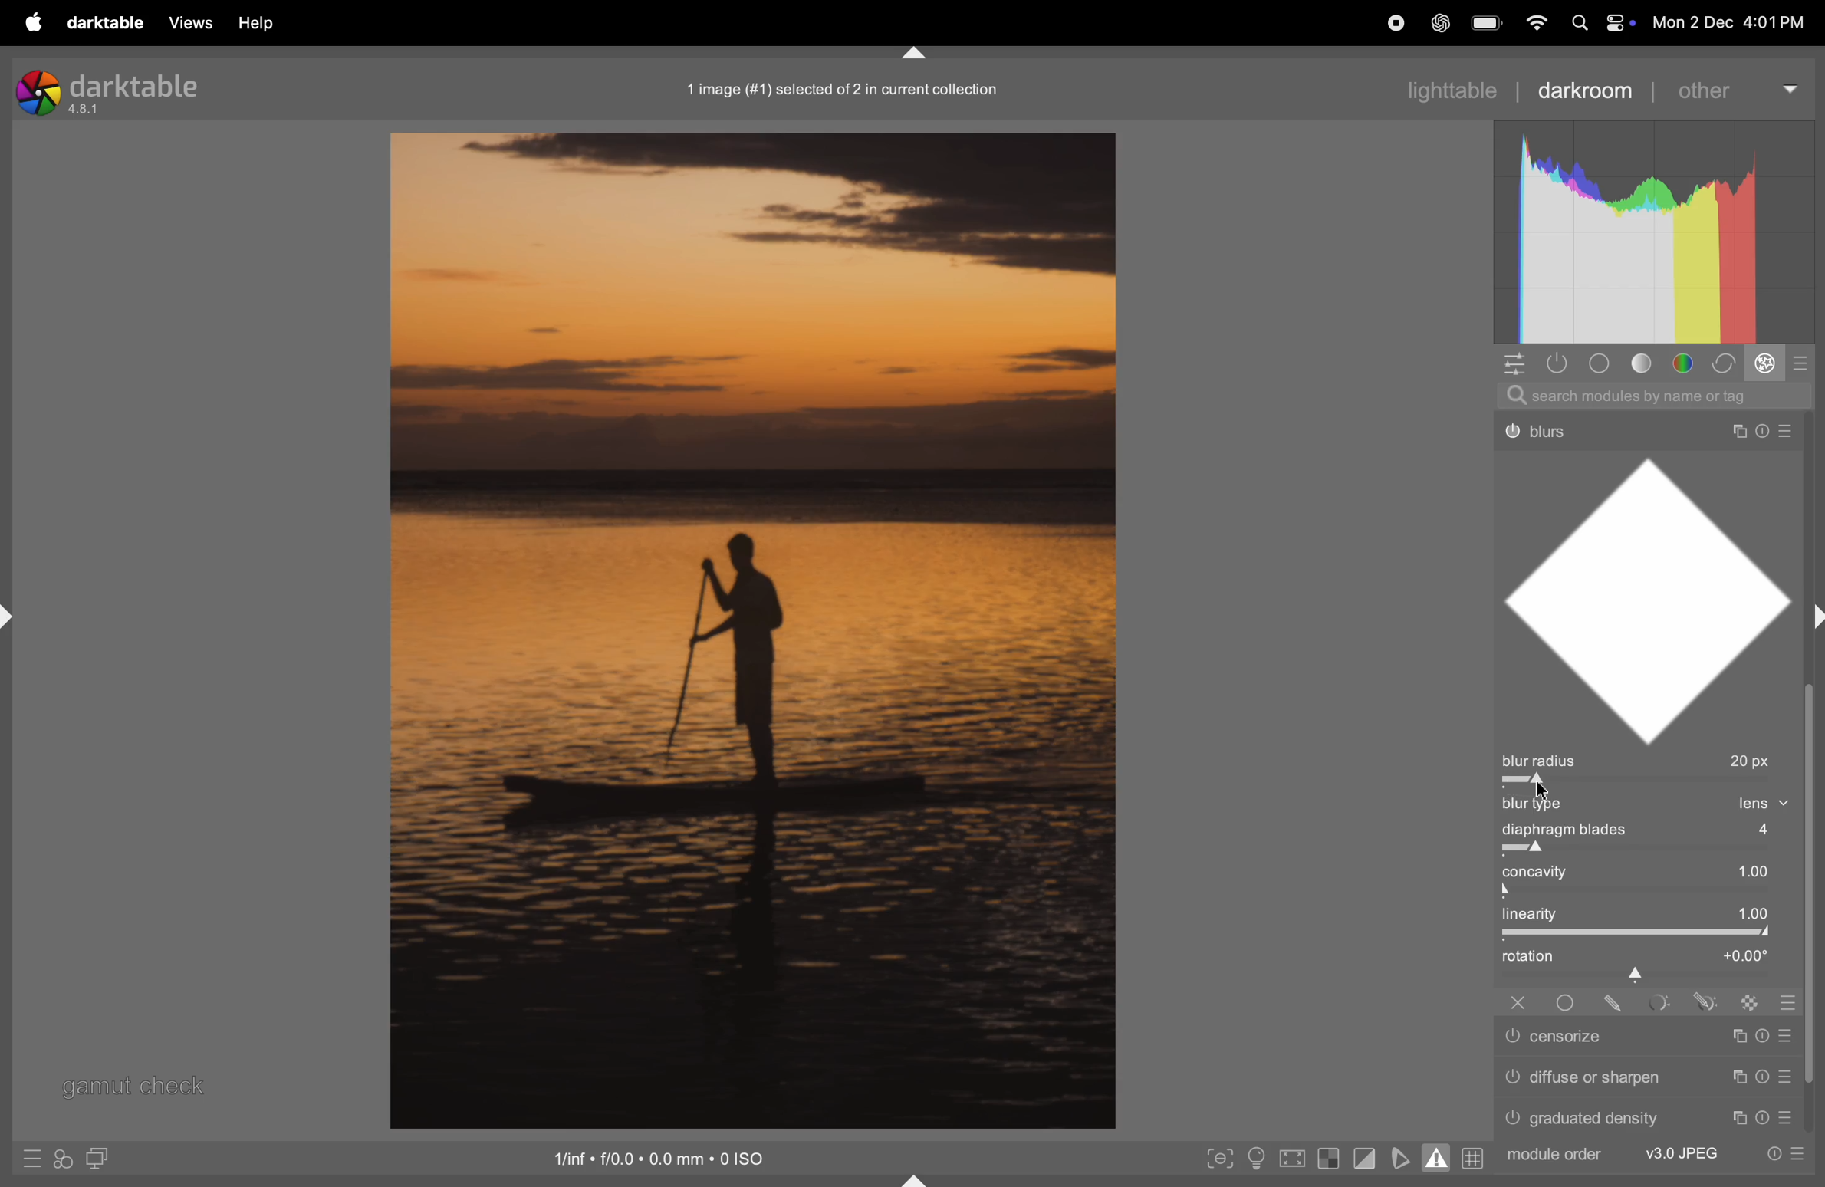  What do you see at coordinates (1649, 1039) in the screenshot?
I see `` at bounding box center [1649, 1039].